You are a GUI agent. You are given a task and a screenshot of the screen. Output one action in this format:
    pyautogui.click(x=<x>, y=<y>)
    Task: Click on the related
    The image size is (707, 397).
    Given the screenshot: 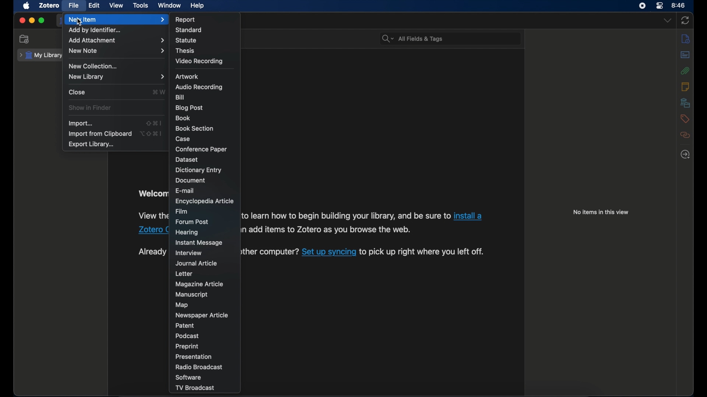 What is the action you would take?
    pyautogui.click(x=685, y=135)
    